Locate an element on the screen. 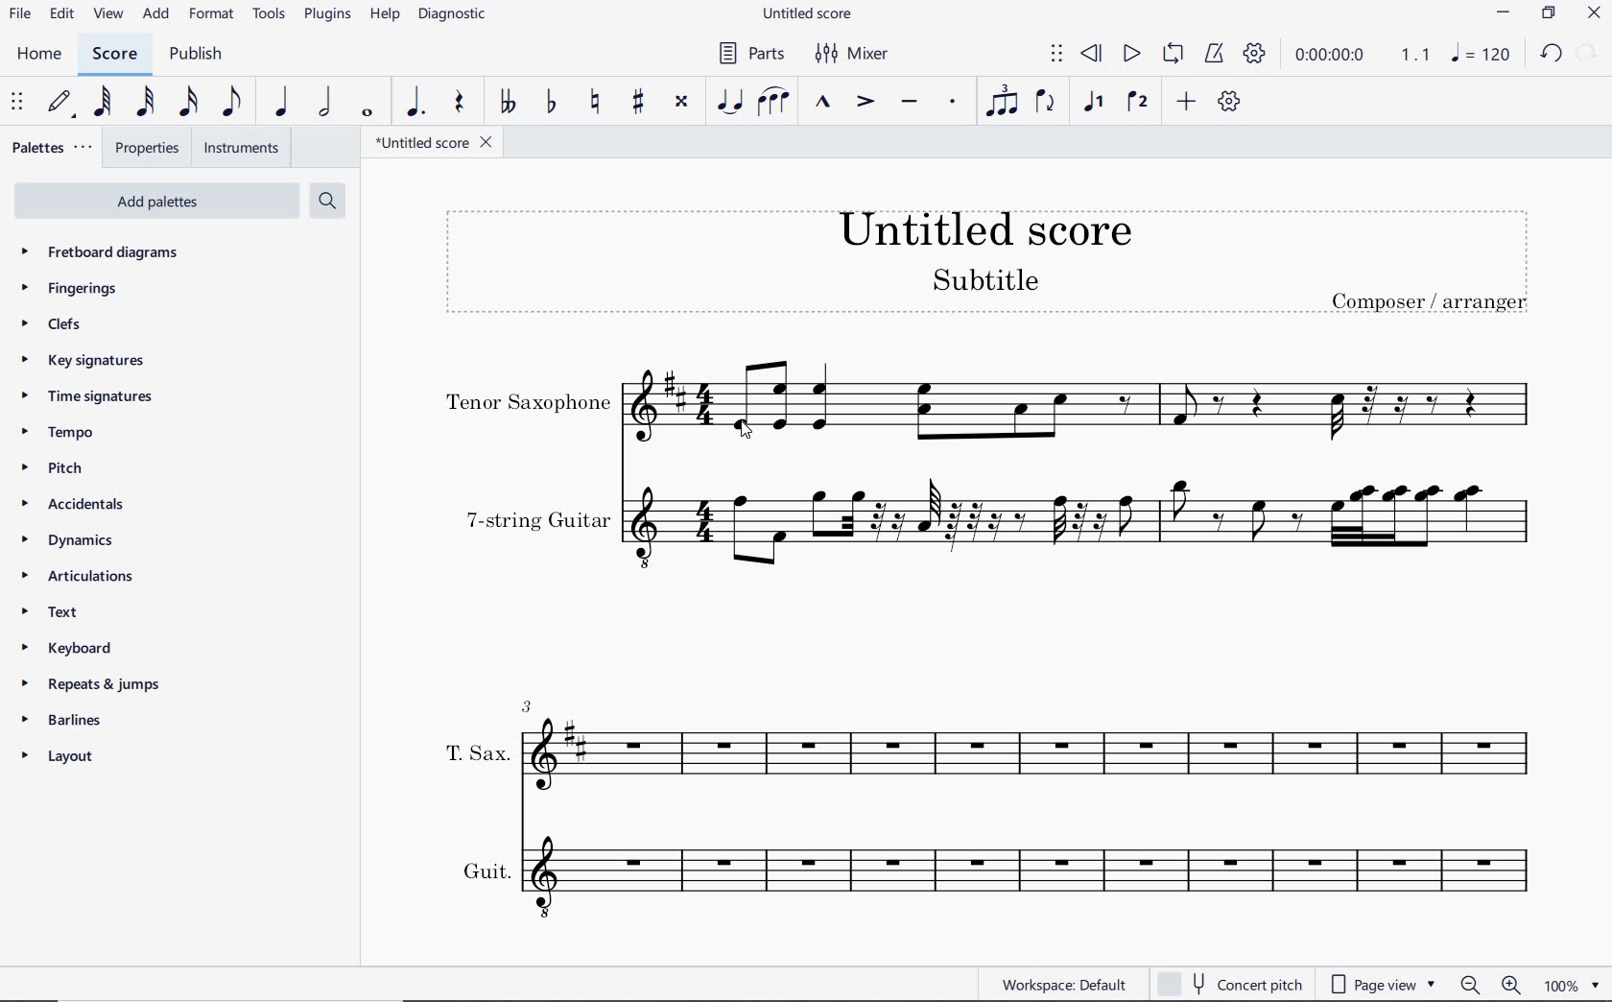 The width and height of the screenshot is (1612, 1002). HELP is located at coordinates (383, 15).